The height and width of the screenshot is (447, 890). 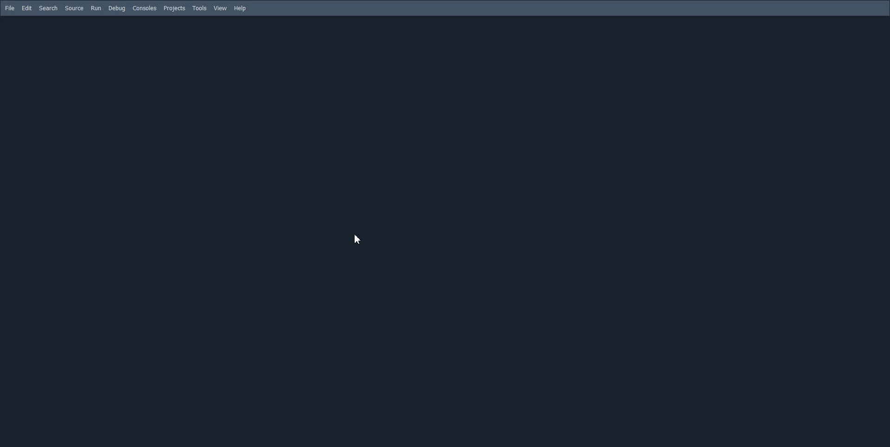 I want to click on Search, so click(x=48, y=8).